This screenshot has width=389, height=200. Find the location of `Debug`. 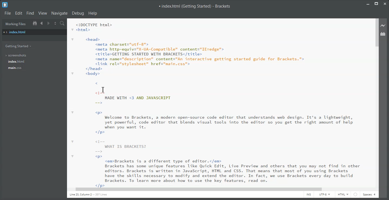

Debug is located at coordinates (78, 13).